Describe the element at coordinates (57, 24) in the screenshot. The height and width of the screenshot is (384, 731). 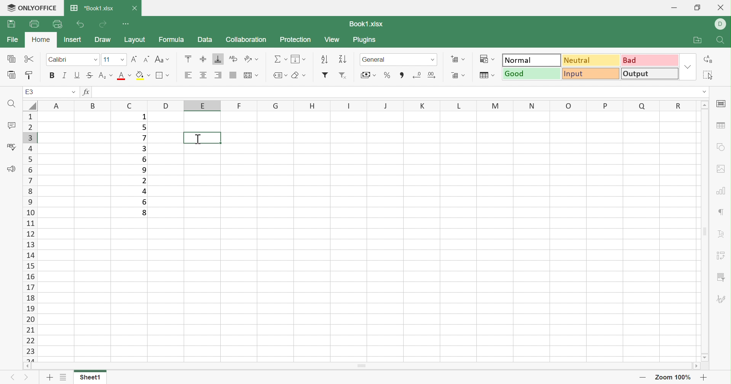
I see `Quick Print` at that location.